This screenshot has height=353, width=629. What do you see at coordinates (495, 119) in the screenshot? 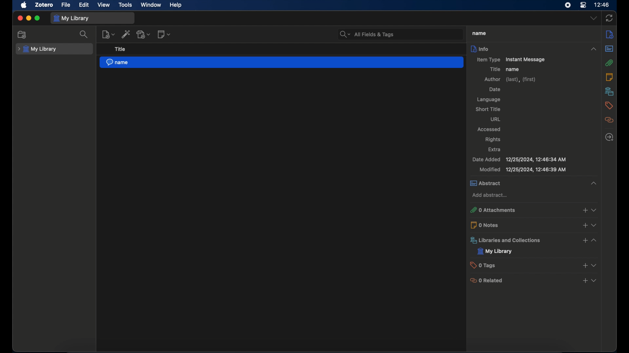
I see `url` at bounding box center [495, 119].